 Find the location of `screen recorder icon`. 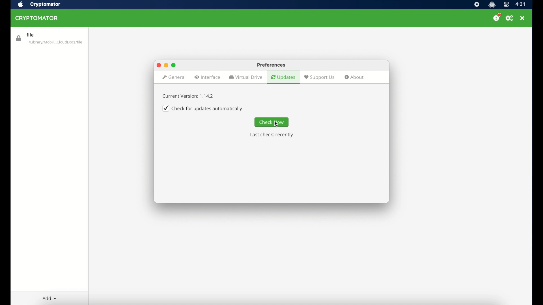

screen recorder icon is located at coordinates (477, 5).